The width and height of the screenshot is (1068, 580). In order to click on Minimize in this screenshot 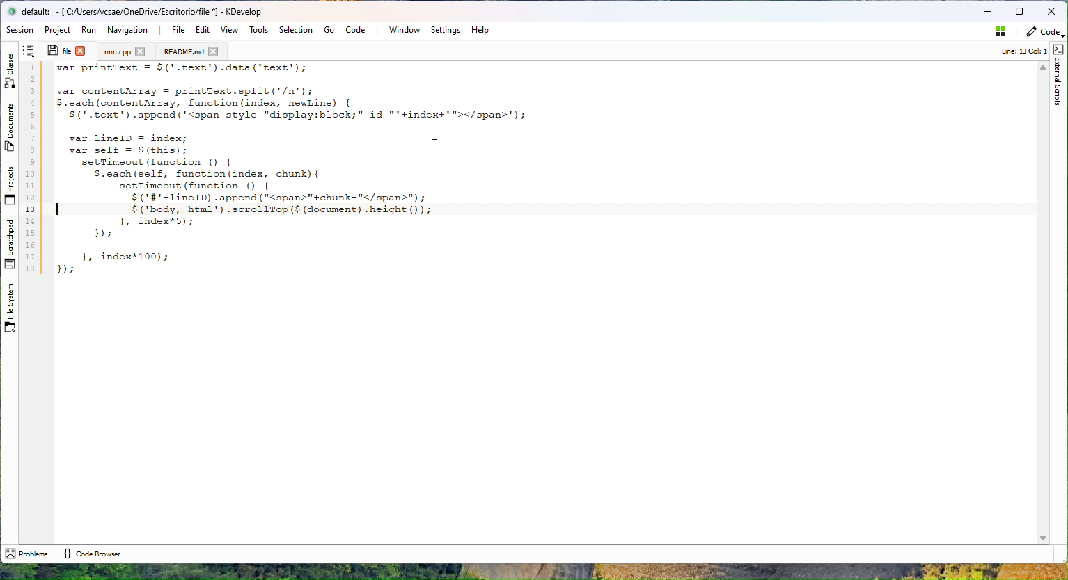, I will do `click(987, 12)`.